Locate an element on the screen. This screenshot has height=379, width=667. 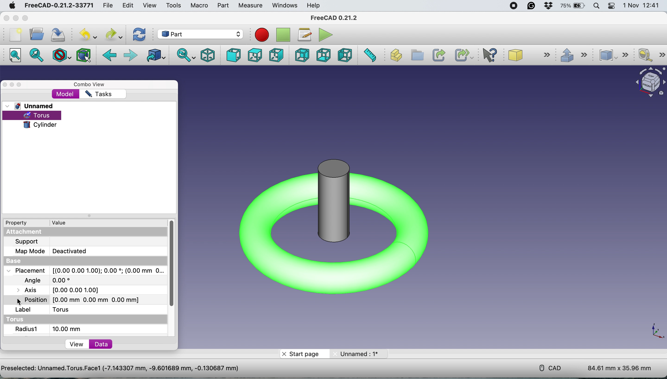
measure distance is located at coordinates (371, 55).